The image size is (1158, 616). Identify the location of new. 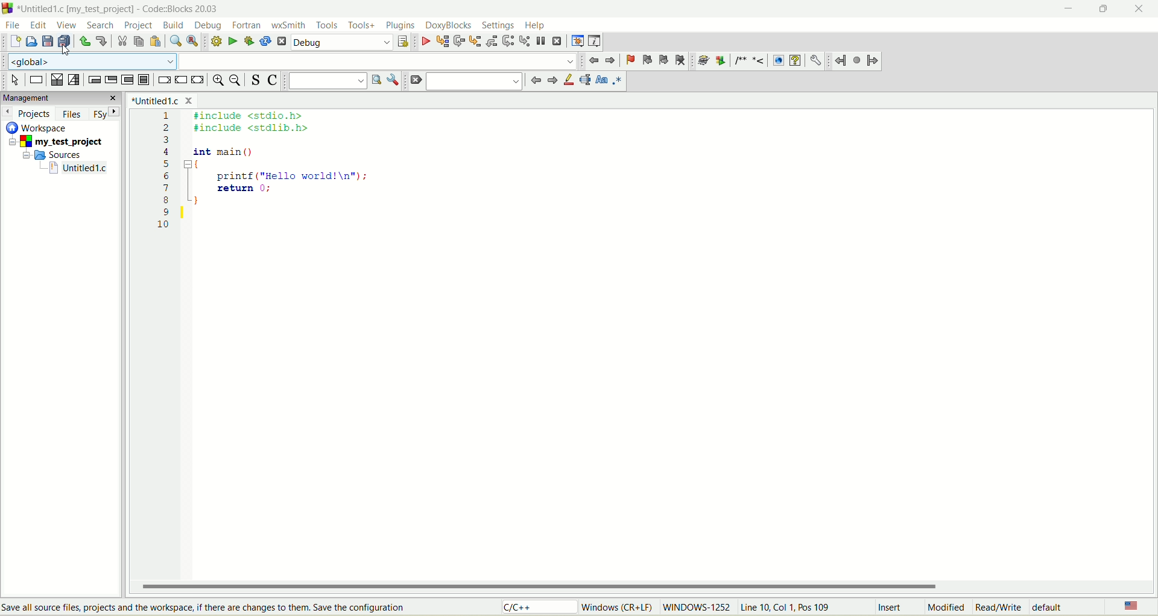
(14, 42).